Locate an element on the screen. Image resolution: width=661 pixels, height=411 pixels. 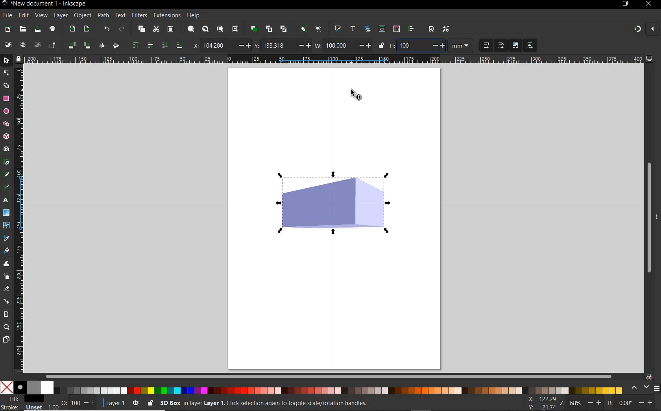
extensions is located at coordinates (166, 16).